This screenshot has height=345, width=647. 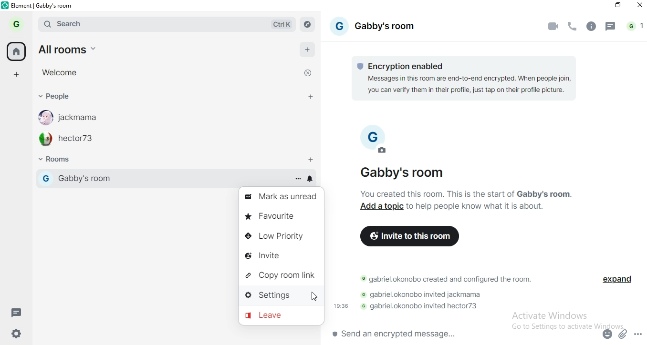 What do you see at coordinates (639, 332) in the screenshot?
I see `` at bounding box center [639, 332].